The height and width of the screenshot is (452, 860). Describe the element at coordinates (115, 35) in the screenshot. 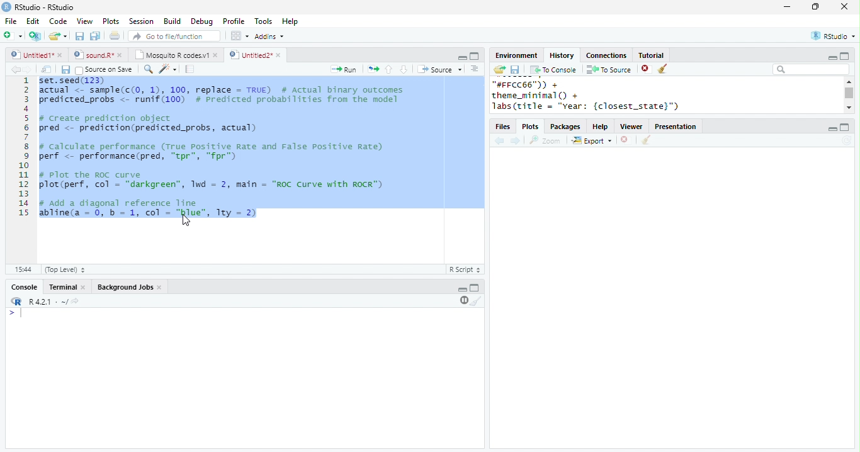

I see `print` at that location.